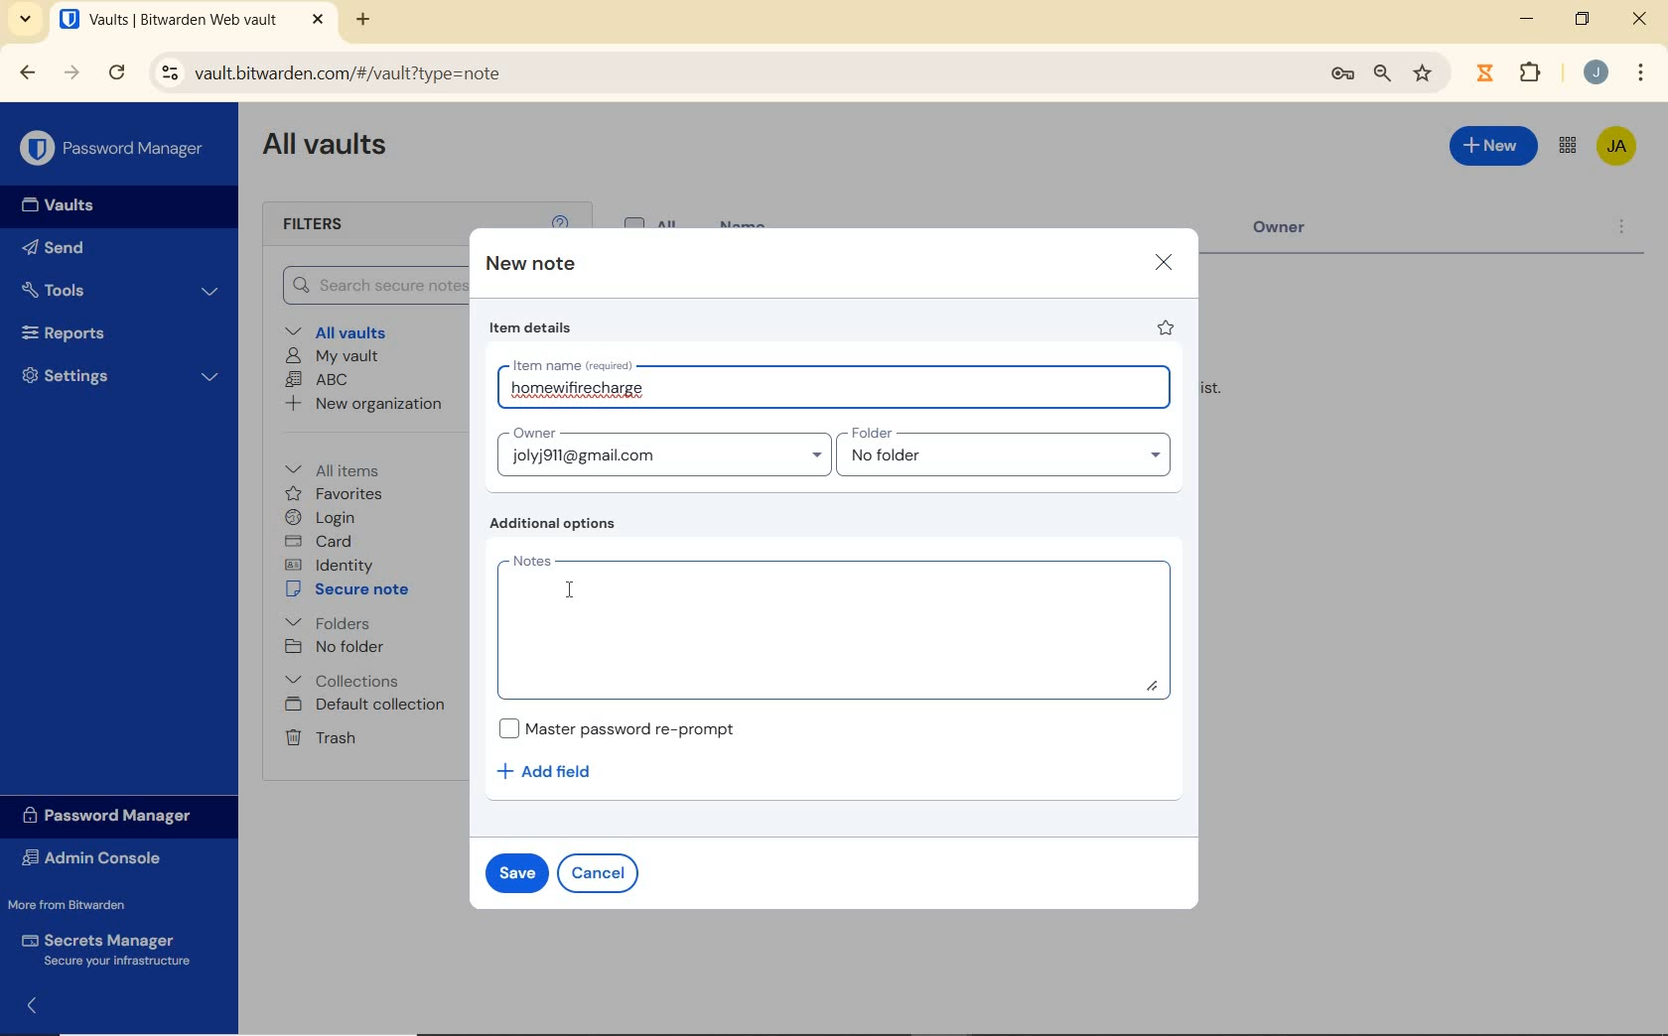 The width and height of the screenshot is (1668, 1036). I want to click on My Vault, so click(332, 357).